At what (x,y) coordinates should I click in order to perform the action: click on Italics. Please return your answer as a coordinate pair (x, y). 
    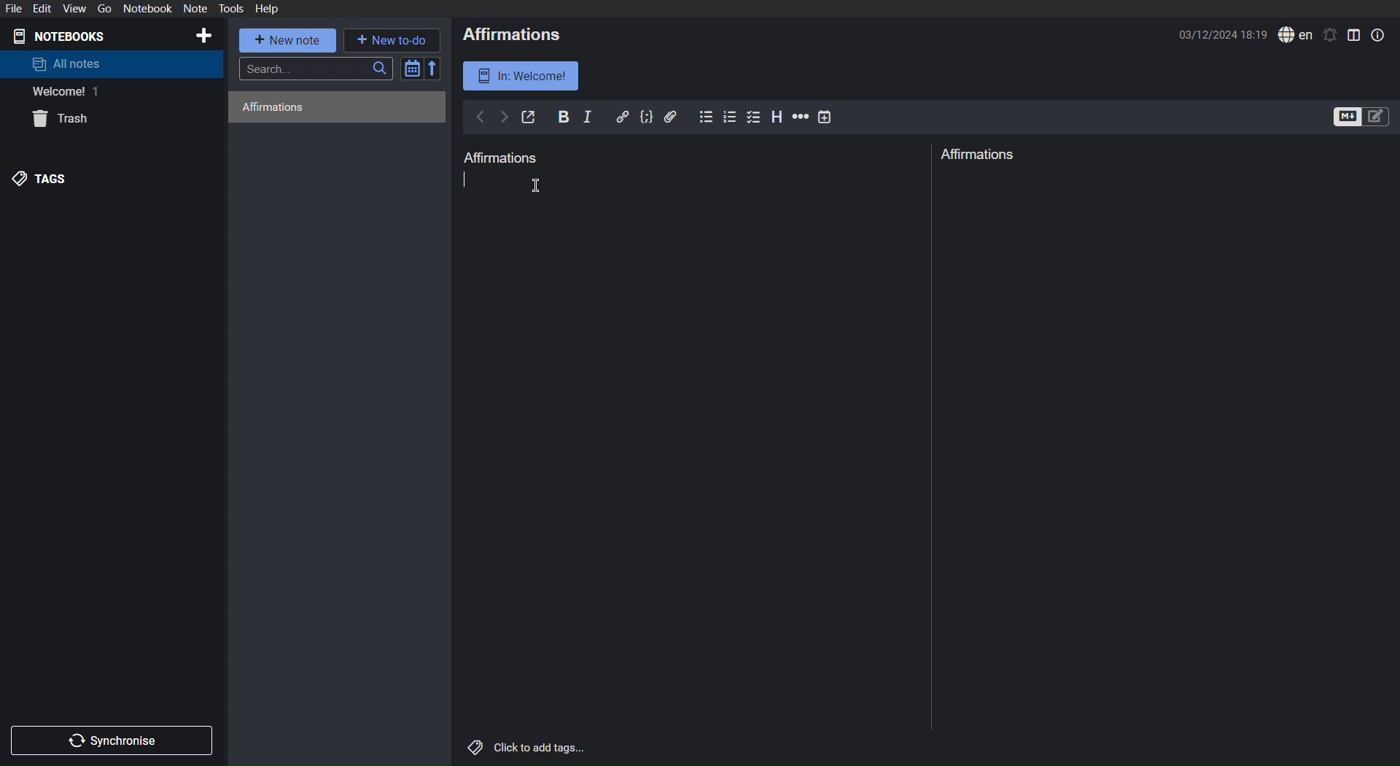
    Looking at the image, I should click on (588, 117).